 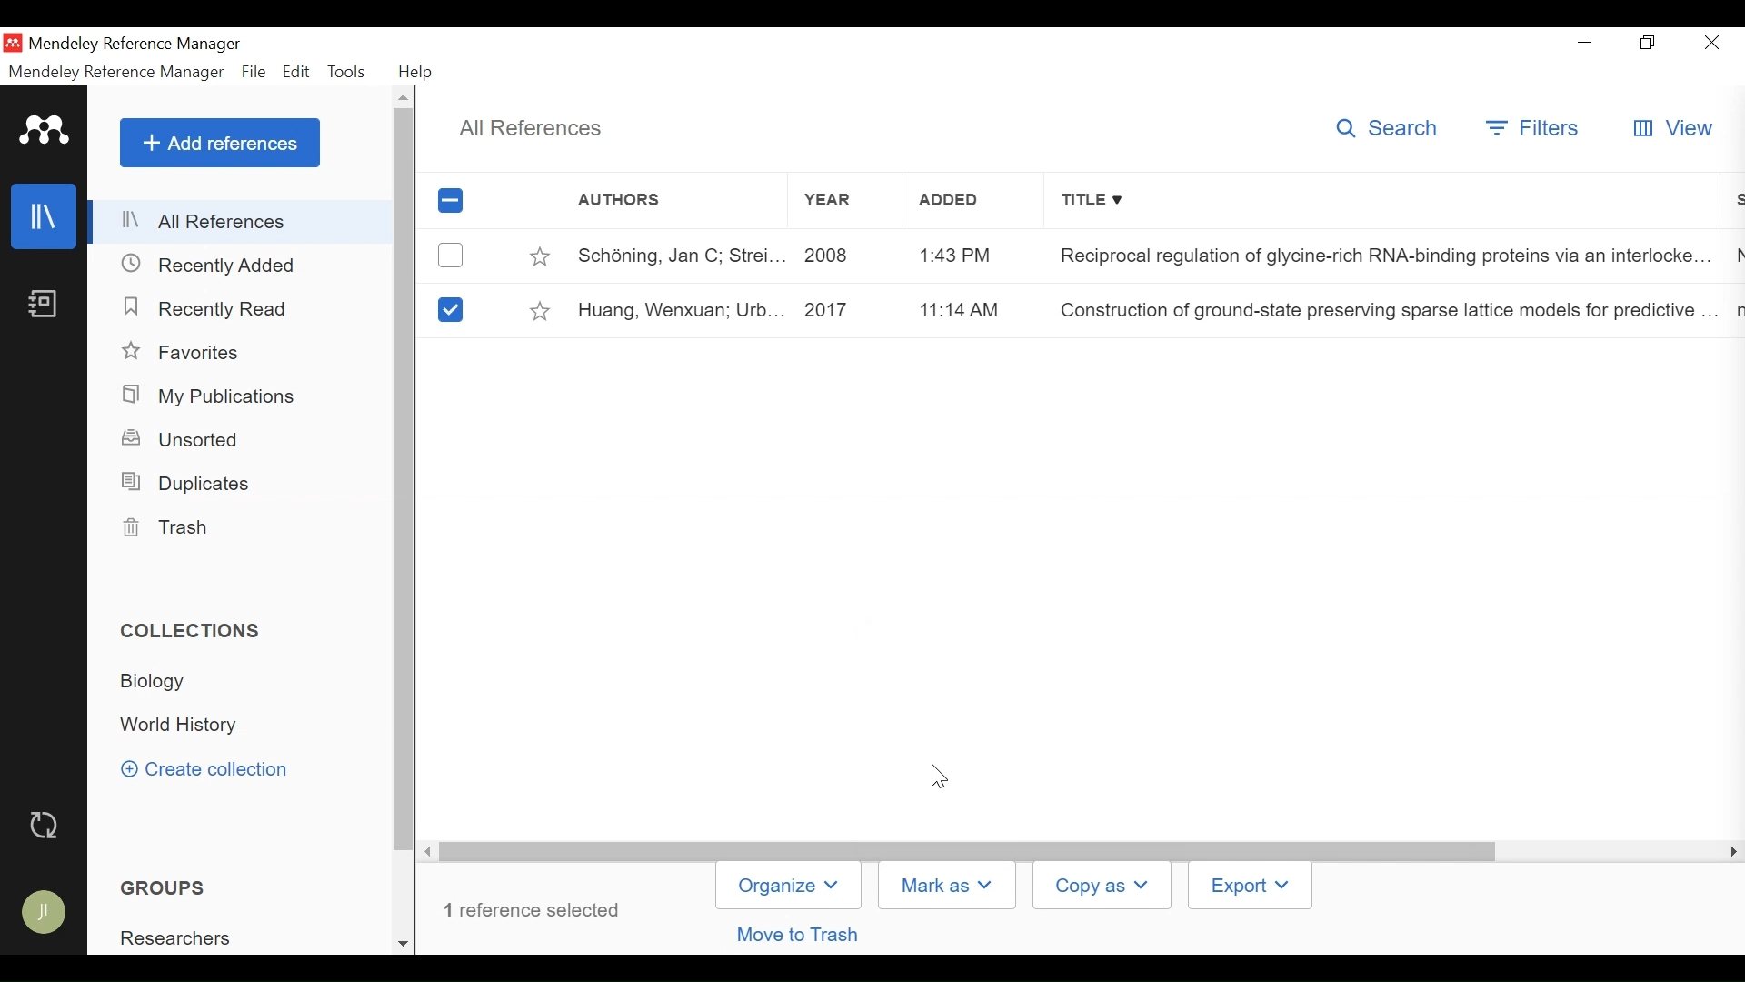 I want to click on Create Collection, so click(x=214, y=770).